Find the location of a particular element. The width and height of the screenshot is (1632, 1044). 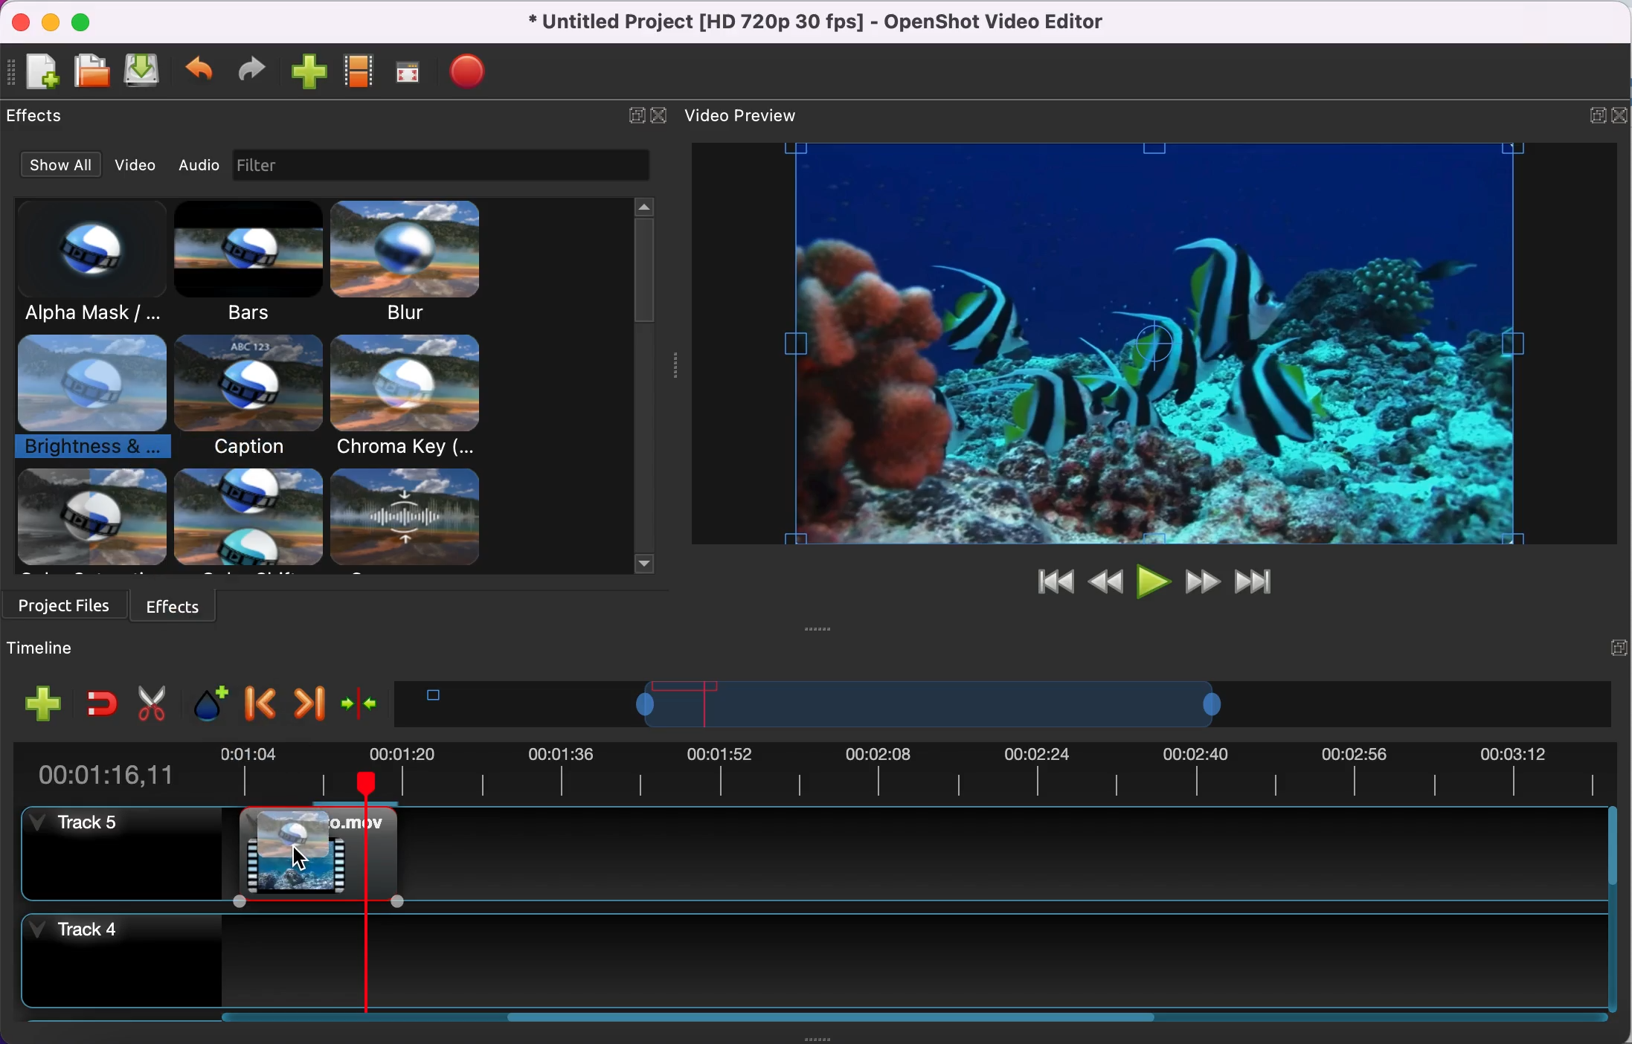

jump to start is located at coordinates (1047, 584).